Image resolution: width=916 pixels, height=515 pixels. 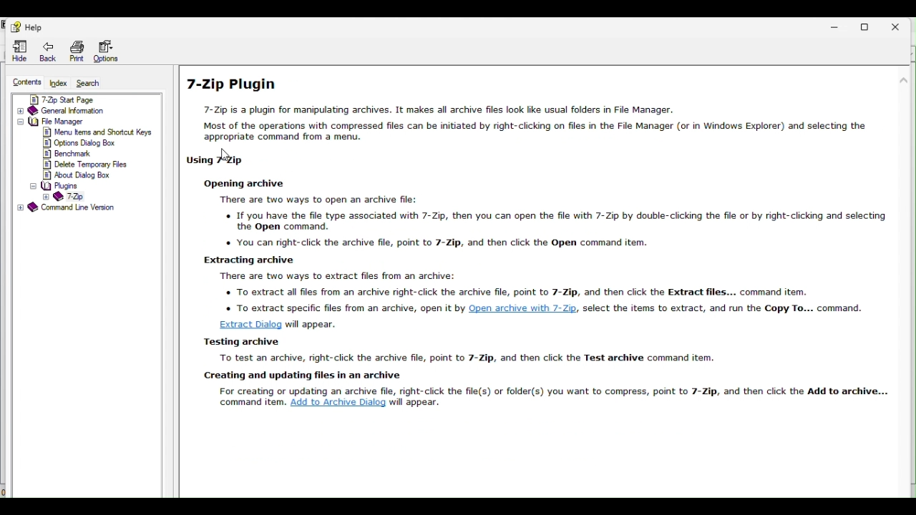 What do you see at coordinates (81, 176) in the screenshot?
I see `about dialog box` at bounding box center [81, 176].